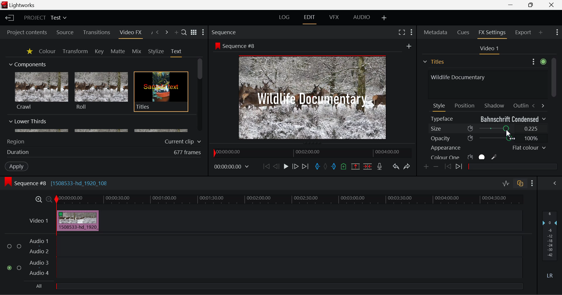 The height and width of the screenshot is (295, 562). What do you see at coordinates (62, 183) in the screenshot?
I see `Sequence #8 [1508533-hd_1920_108` at bounding box center [62, 183].